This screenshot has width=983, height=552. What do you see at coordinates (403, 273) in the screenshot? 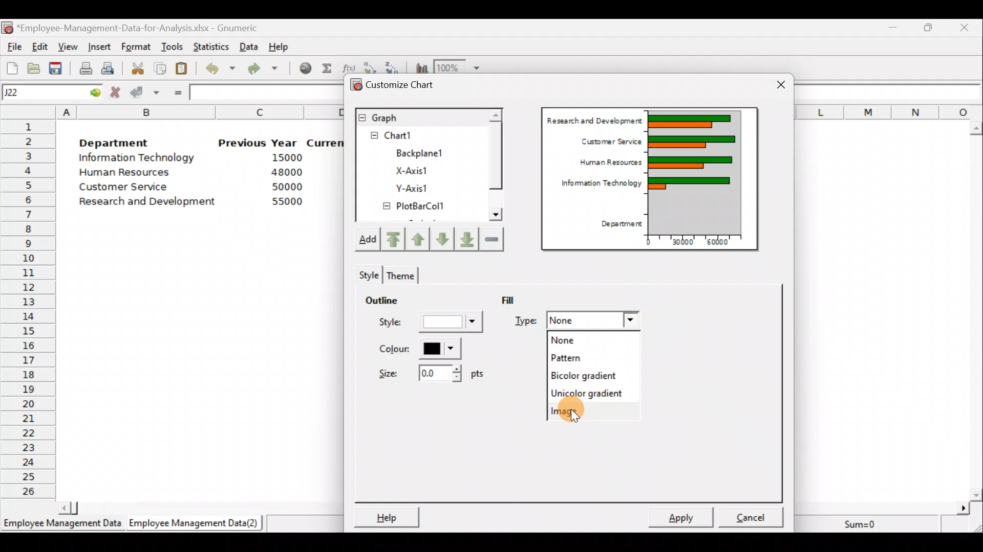
I see `Theme` at bounding box center [403, 273].